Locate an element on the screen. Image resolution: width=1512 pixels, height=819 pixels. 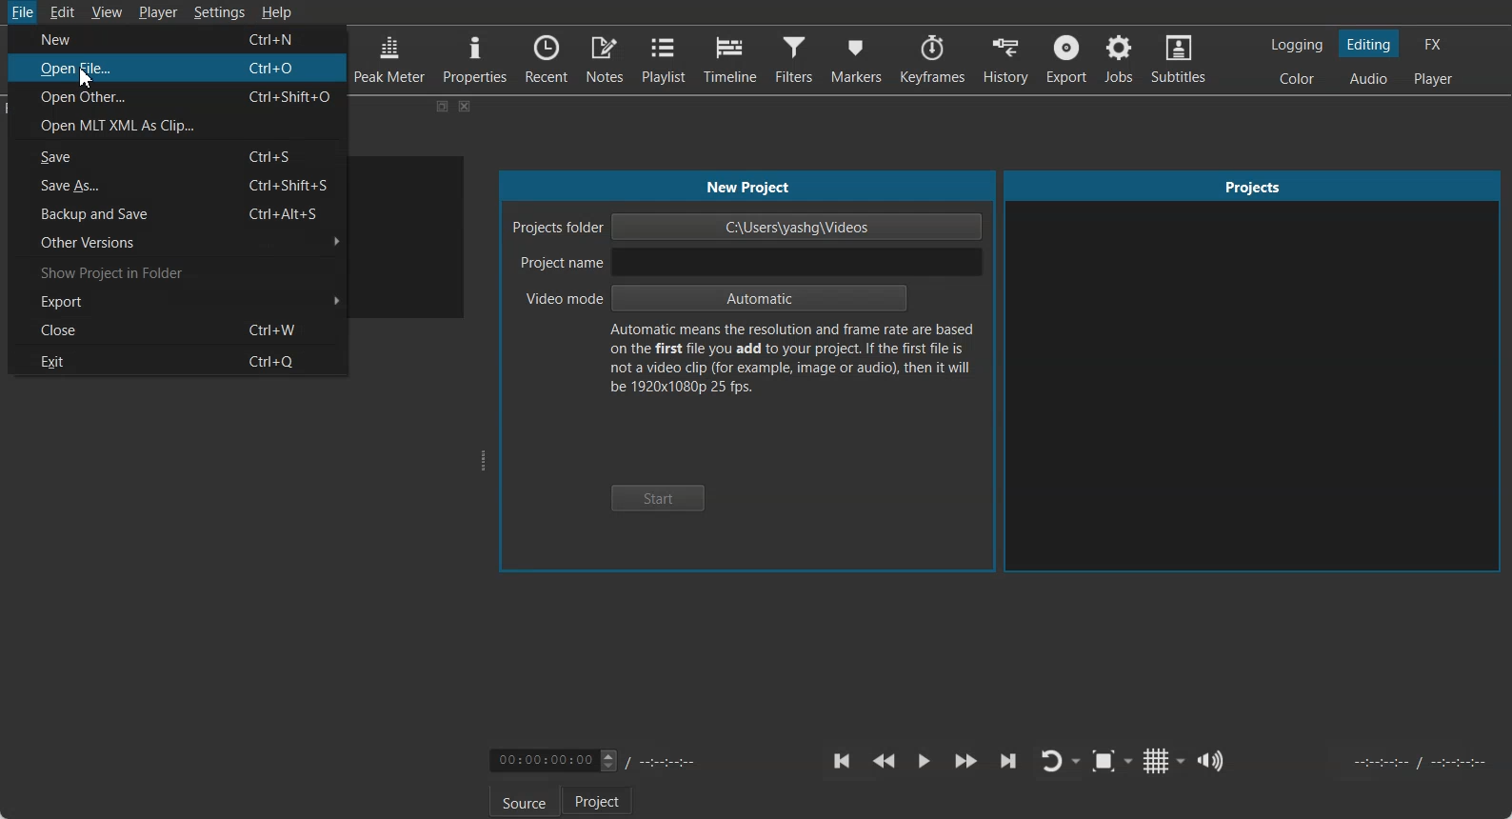
Automatic is located at coordinates (762, 300).